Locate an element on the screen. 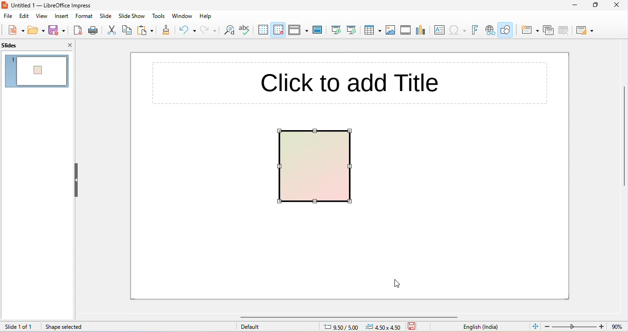  gradient applied is located at coordinates (316, 167).